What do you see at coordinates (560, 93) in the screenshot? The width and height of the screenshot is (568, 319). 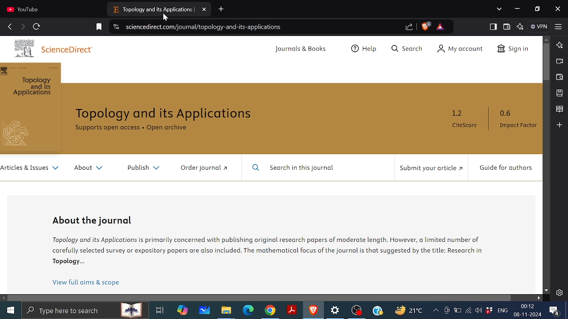 I see `Bookmarks` at bounding box center [560, 93].